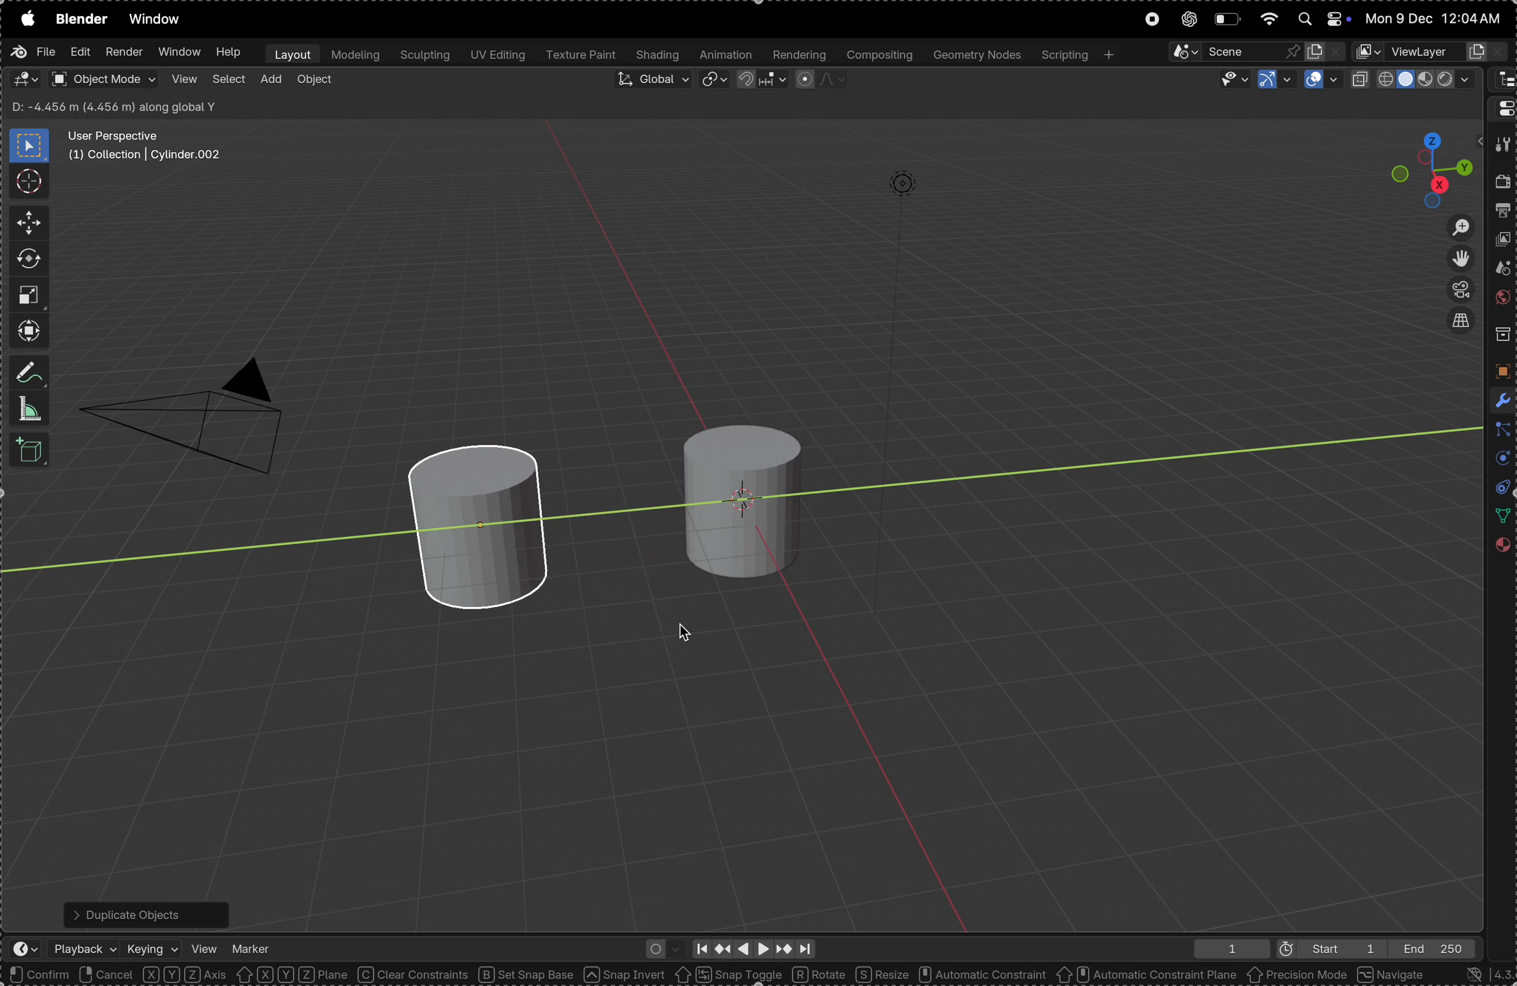 The height and width of the screenshot is (986, 1517). I want to click on wifi, so click(1268, 18).